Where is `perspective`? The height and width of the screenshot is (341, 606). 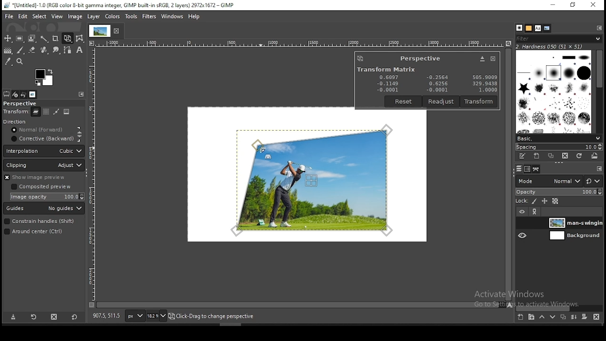 perspective is located at coordinates (420, 58).